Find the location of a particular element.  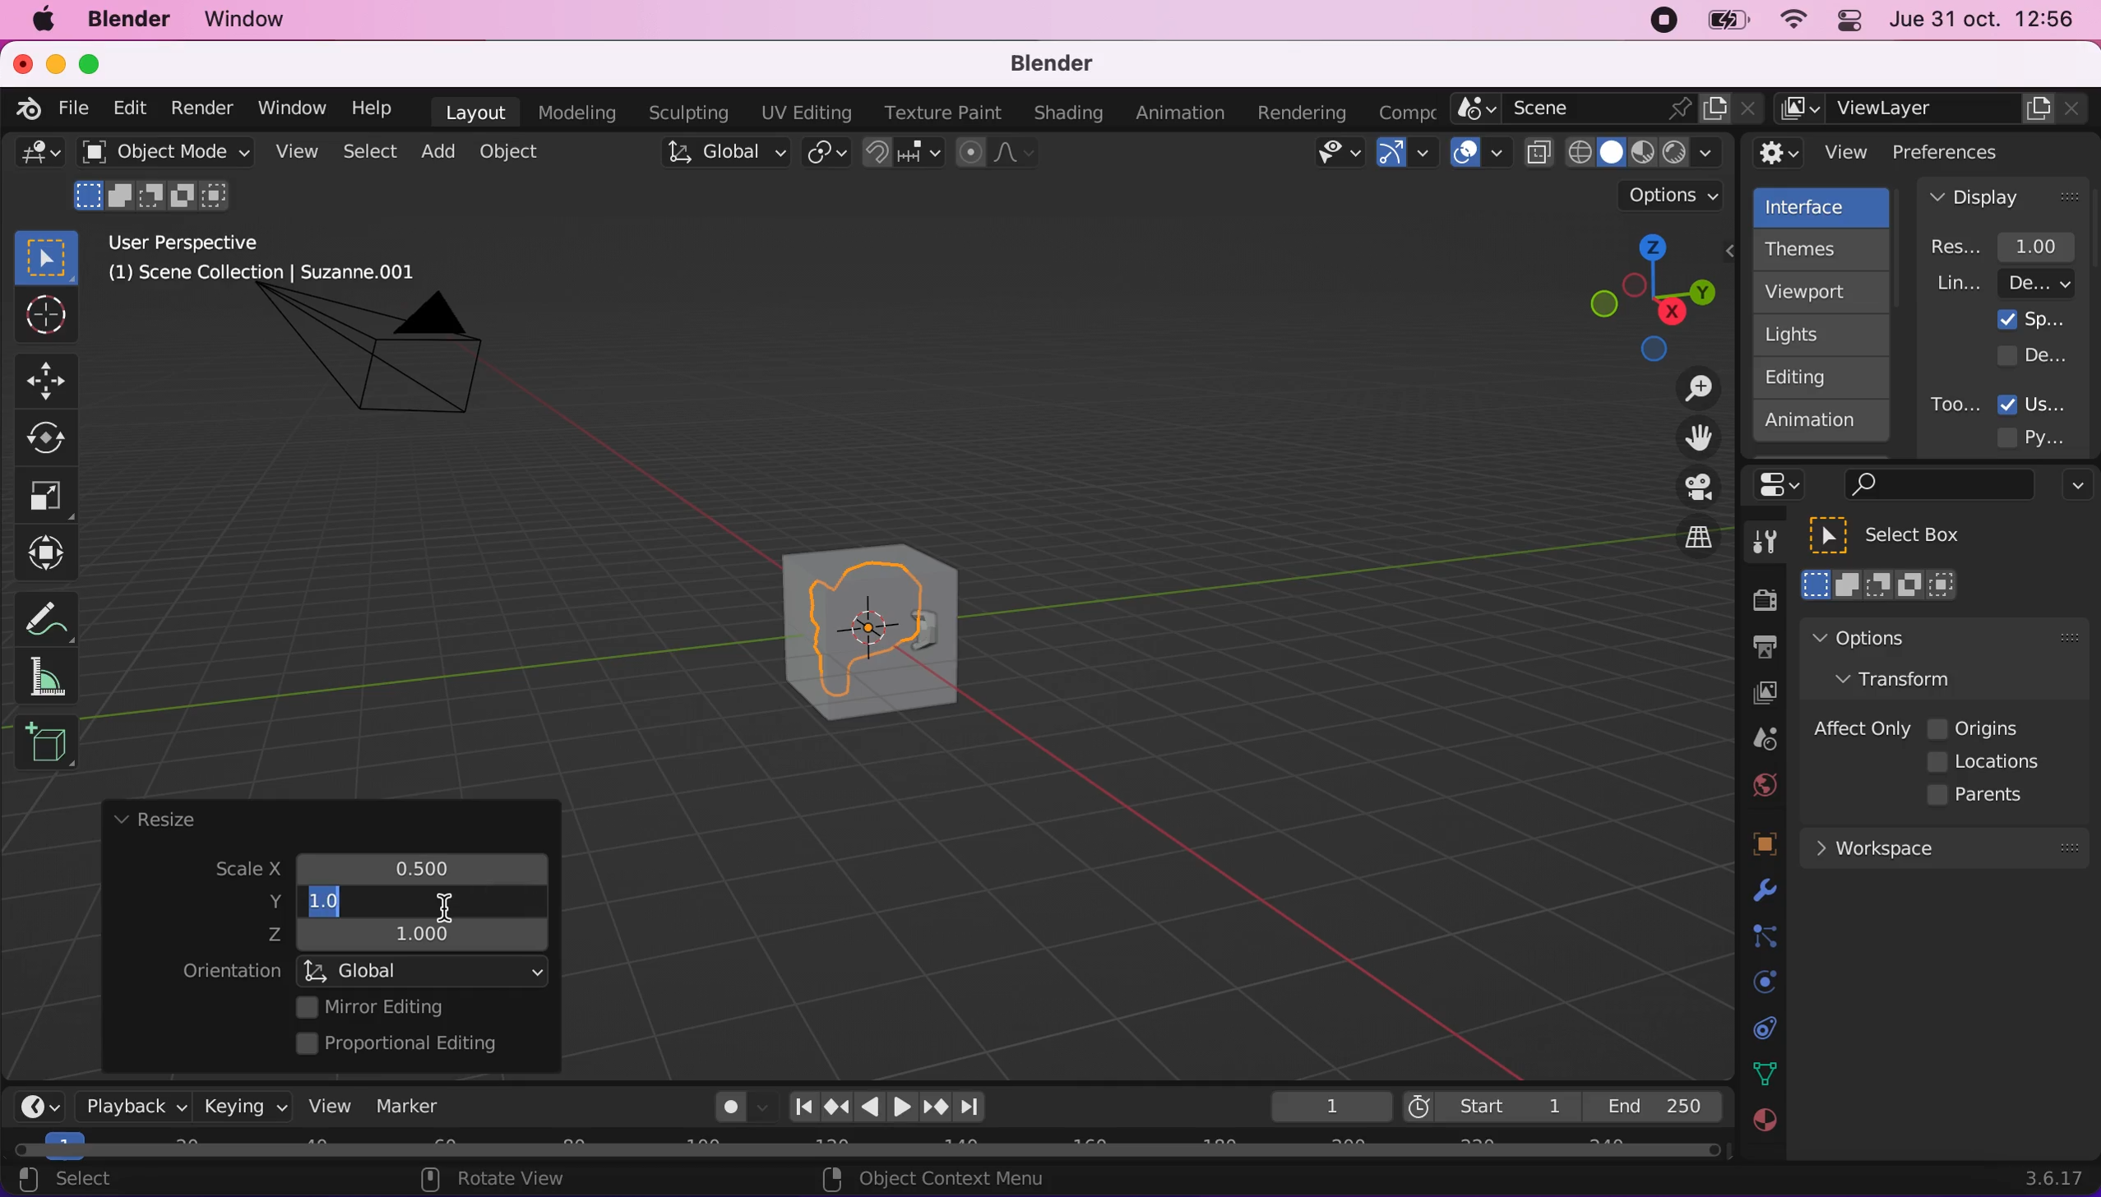

viewport shading is located at coordinates (1628, 152).